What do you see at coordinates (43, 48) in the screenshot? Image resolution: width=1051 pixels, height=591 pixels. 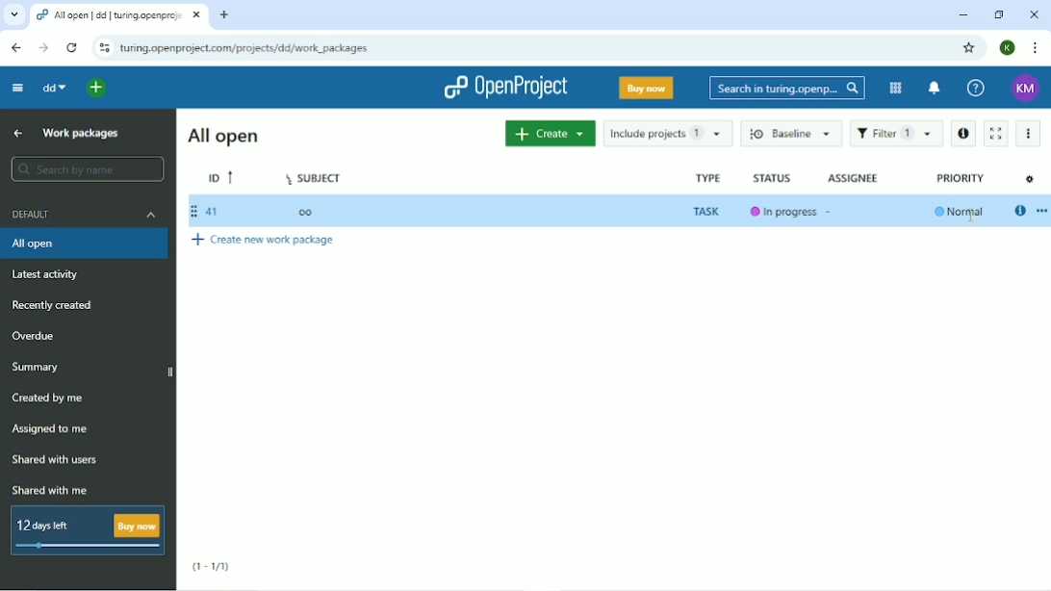 I see `Forward` at bounding box center [43, 48].